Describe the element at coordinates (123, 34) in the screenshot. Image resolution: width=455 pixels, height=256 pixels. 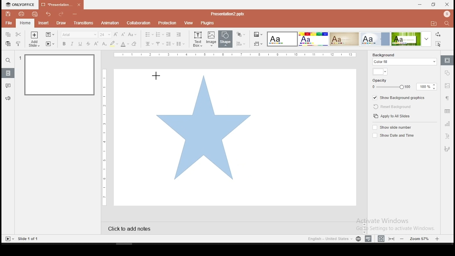
I see `decrease size` at that location.